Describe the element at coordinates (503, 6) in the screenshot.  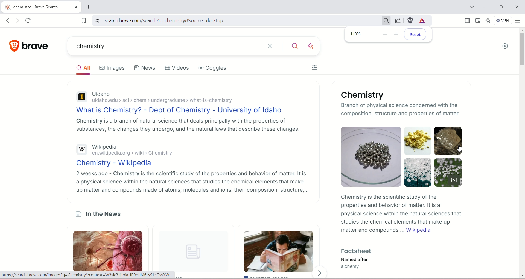
I see `maximize` at that location.